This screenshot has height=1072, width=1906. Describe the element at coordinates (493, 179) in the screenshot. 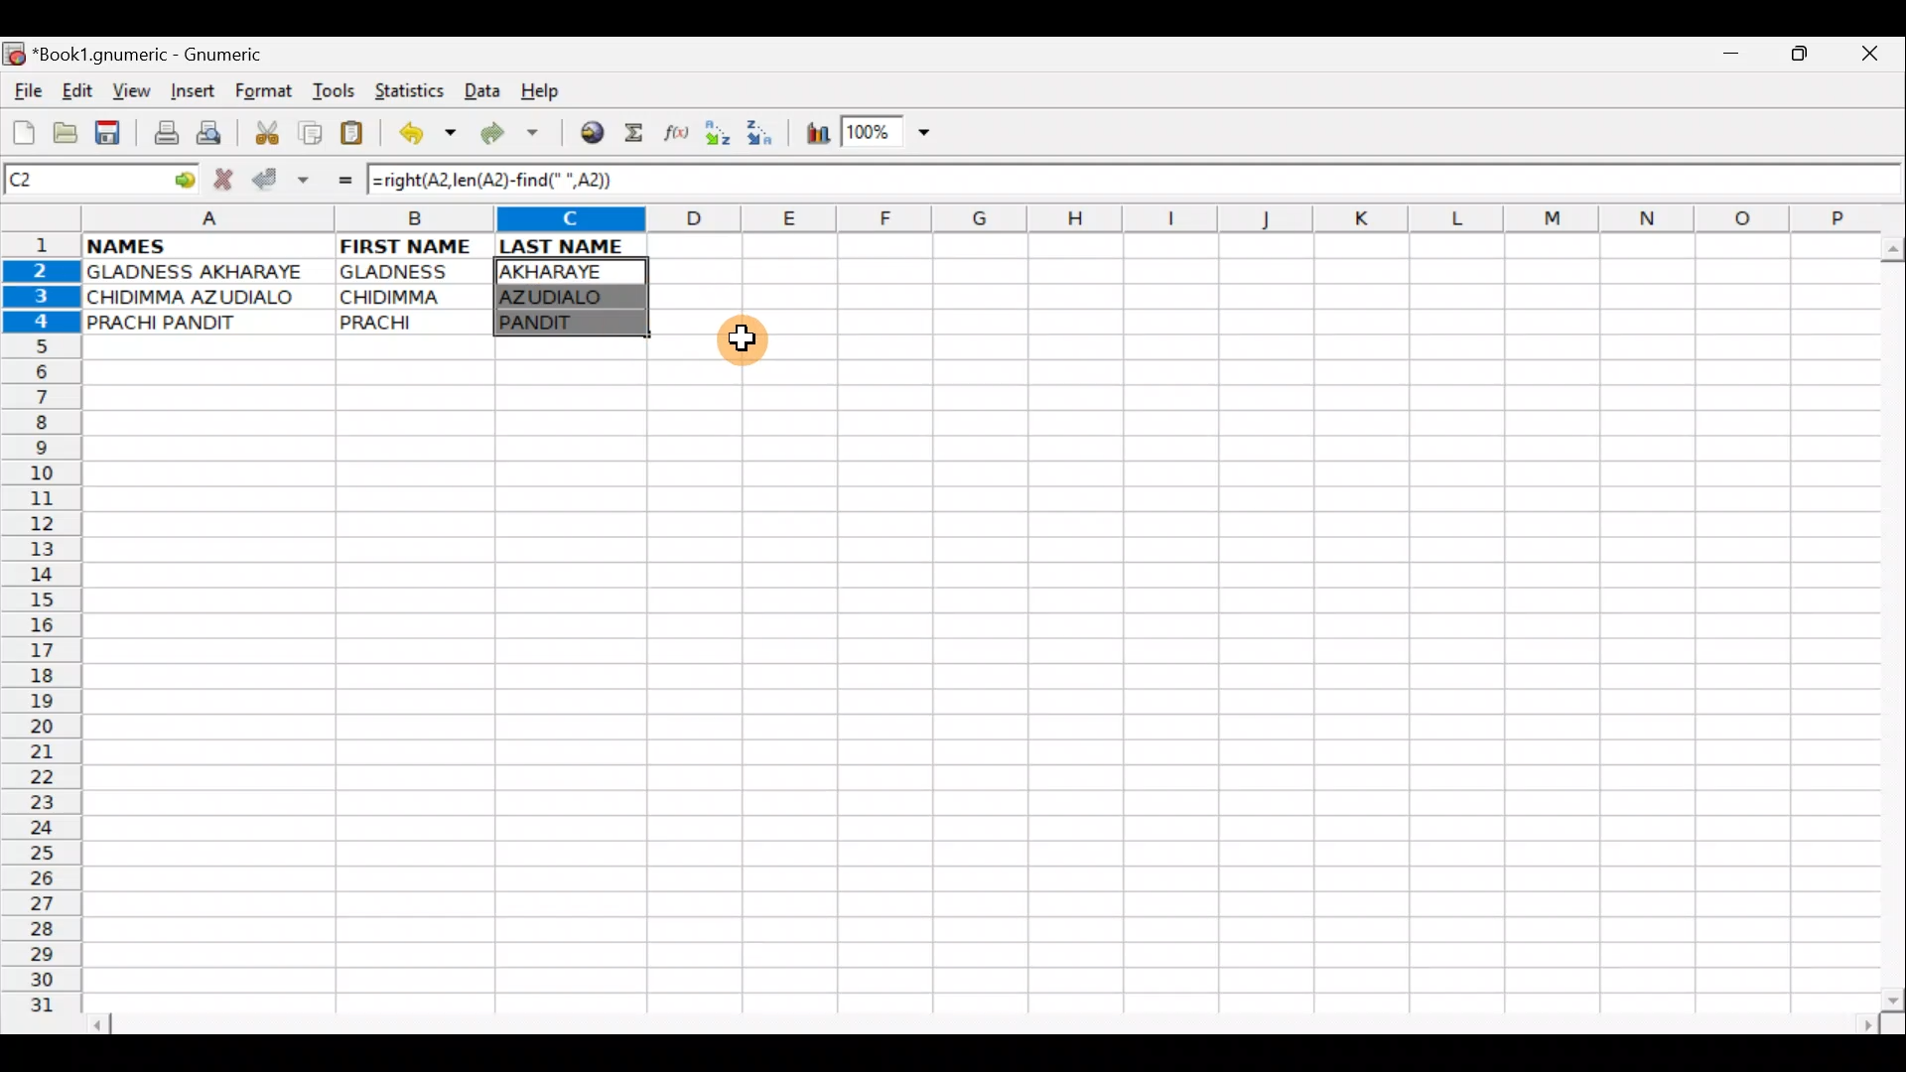

I see `=right(A2, len(A2)-find(" ",A2))` at that location.